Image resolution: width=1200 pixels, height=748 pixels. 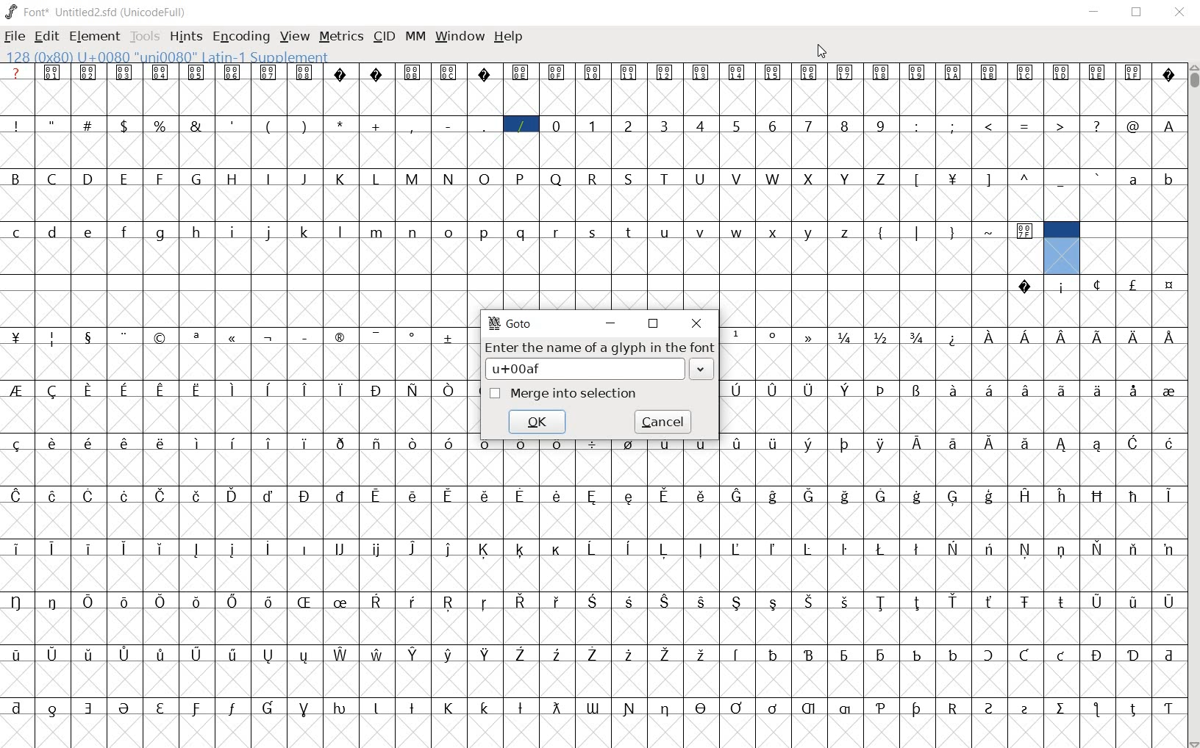 I want to click on Symbol, so click(x=810, y=601).